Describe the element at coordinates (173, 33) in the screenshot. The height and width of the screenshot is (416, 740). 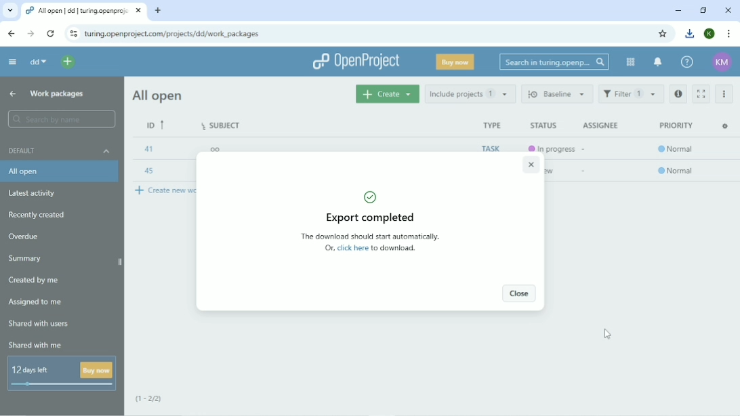
I see `Site` at that location.